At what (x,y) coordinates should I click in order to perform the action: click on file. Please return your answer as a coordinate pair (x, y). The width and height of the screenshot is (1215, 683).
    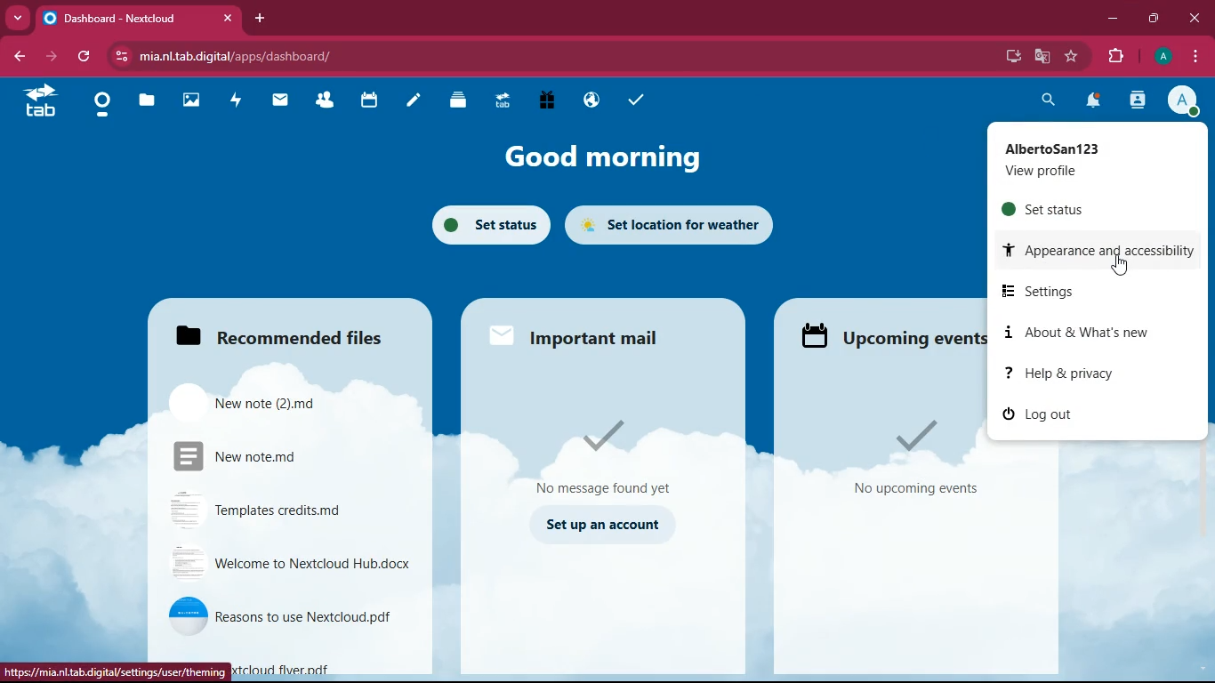
    Looking at the image, I should click on (283, 506).